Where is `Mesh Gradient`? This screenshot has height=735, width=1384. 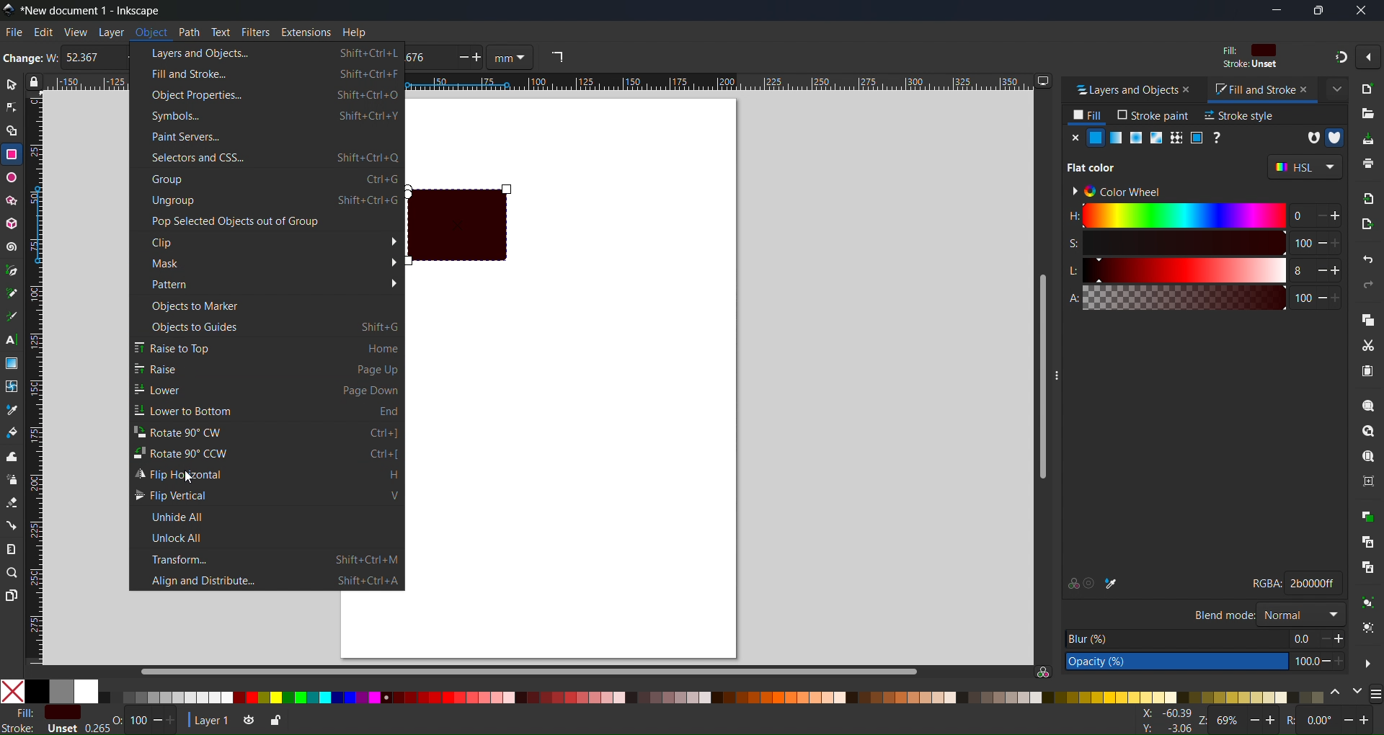 Mesh Gradient is located at coordinates (1154, 138).